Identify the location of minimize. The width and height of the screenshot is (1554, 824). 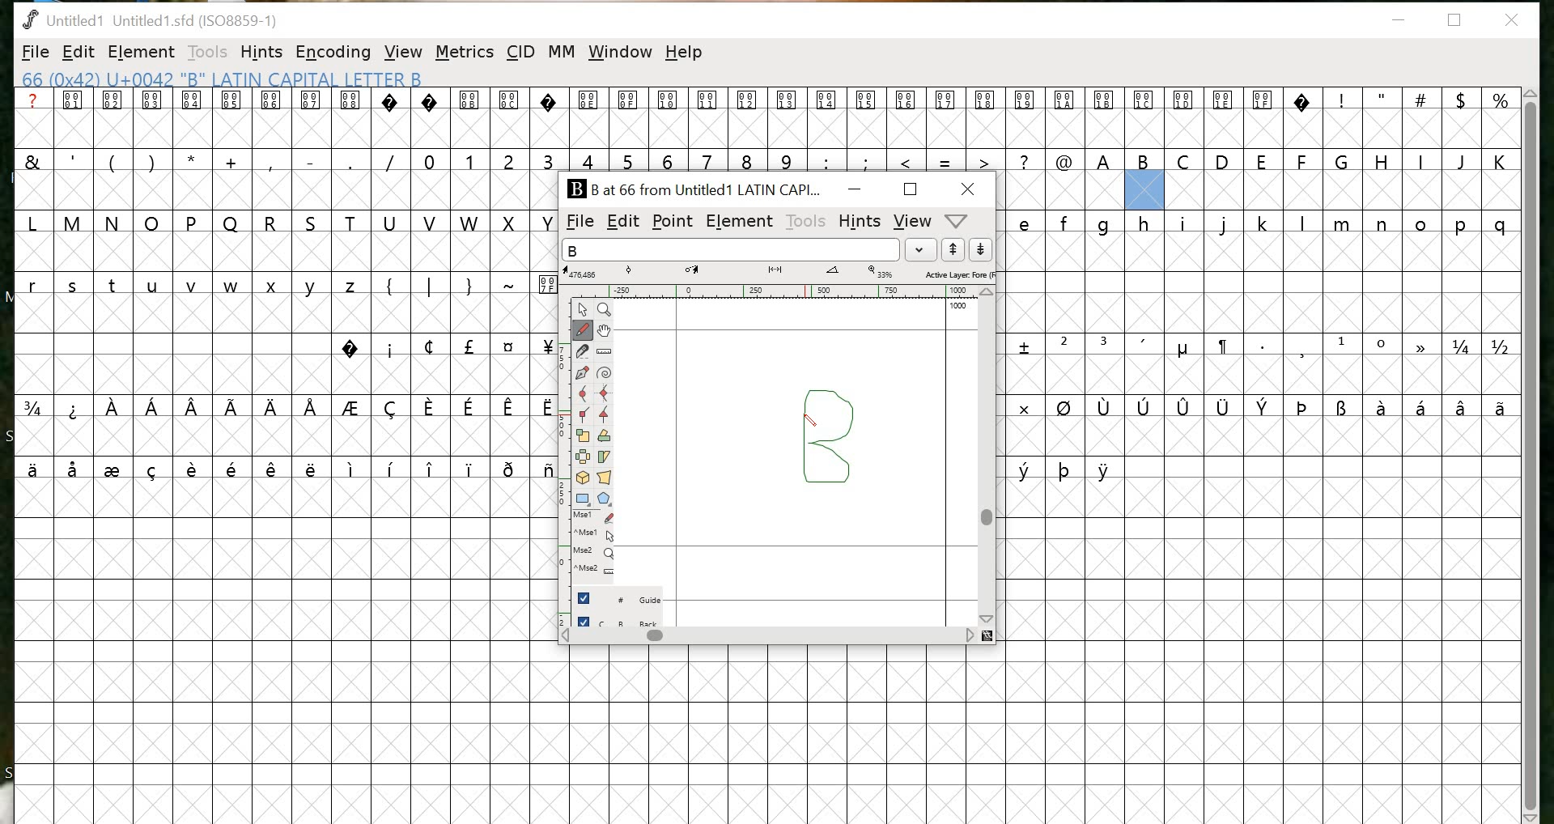
(1404, 21).